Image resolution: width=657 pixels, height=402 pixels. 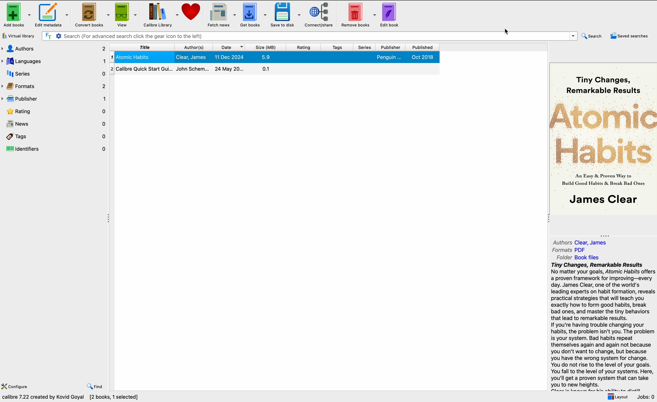 What do you see at coordinates (392, 48) in the screenshot?
I see `publisher` at bounding box center [392, 48].